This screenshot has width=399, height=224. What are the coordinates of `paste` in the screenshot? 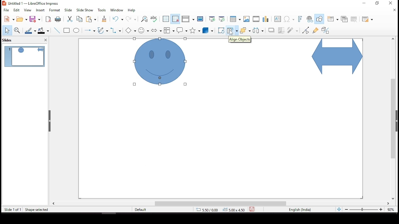 It's located at (92, 19).